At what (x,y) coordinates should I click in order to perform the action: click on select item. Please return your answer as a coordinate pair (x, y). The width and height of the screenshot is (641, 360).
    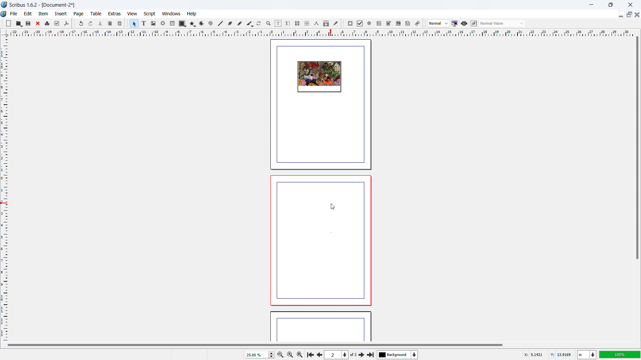
    Looking at the image, I should click on (134, 24).